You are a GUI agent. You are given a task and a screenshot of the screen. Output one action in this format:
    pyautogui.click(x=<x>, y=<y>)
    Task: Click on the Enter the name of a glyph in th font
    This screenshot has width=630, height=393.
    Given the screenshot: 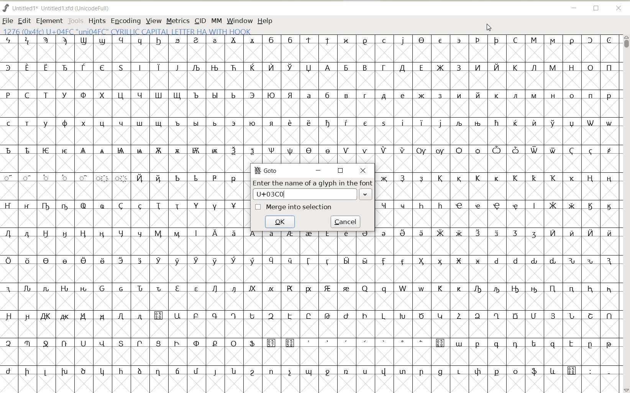 What is the action you would take?
    pyautogui.click(x=313, y=190)
    